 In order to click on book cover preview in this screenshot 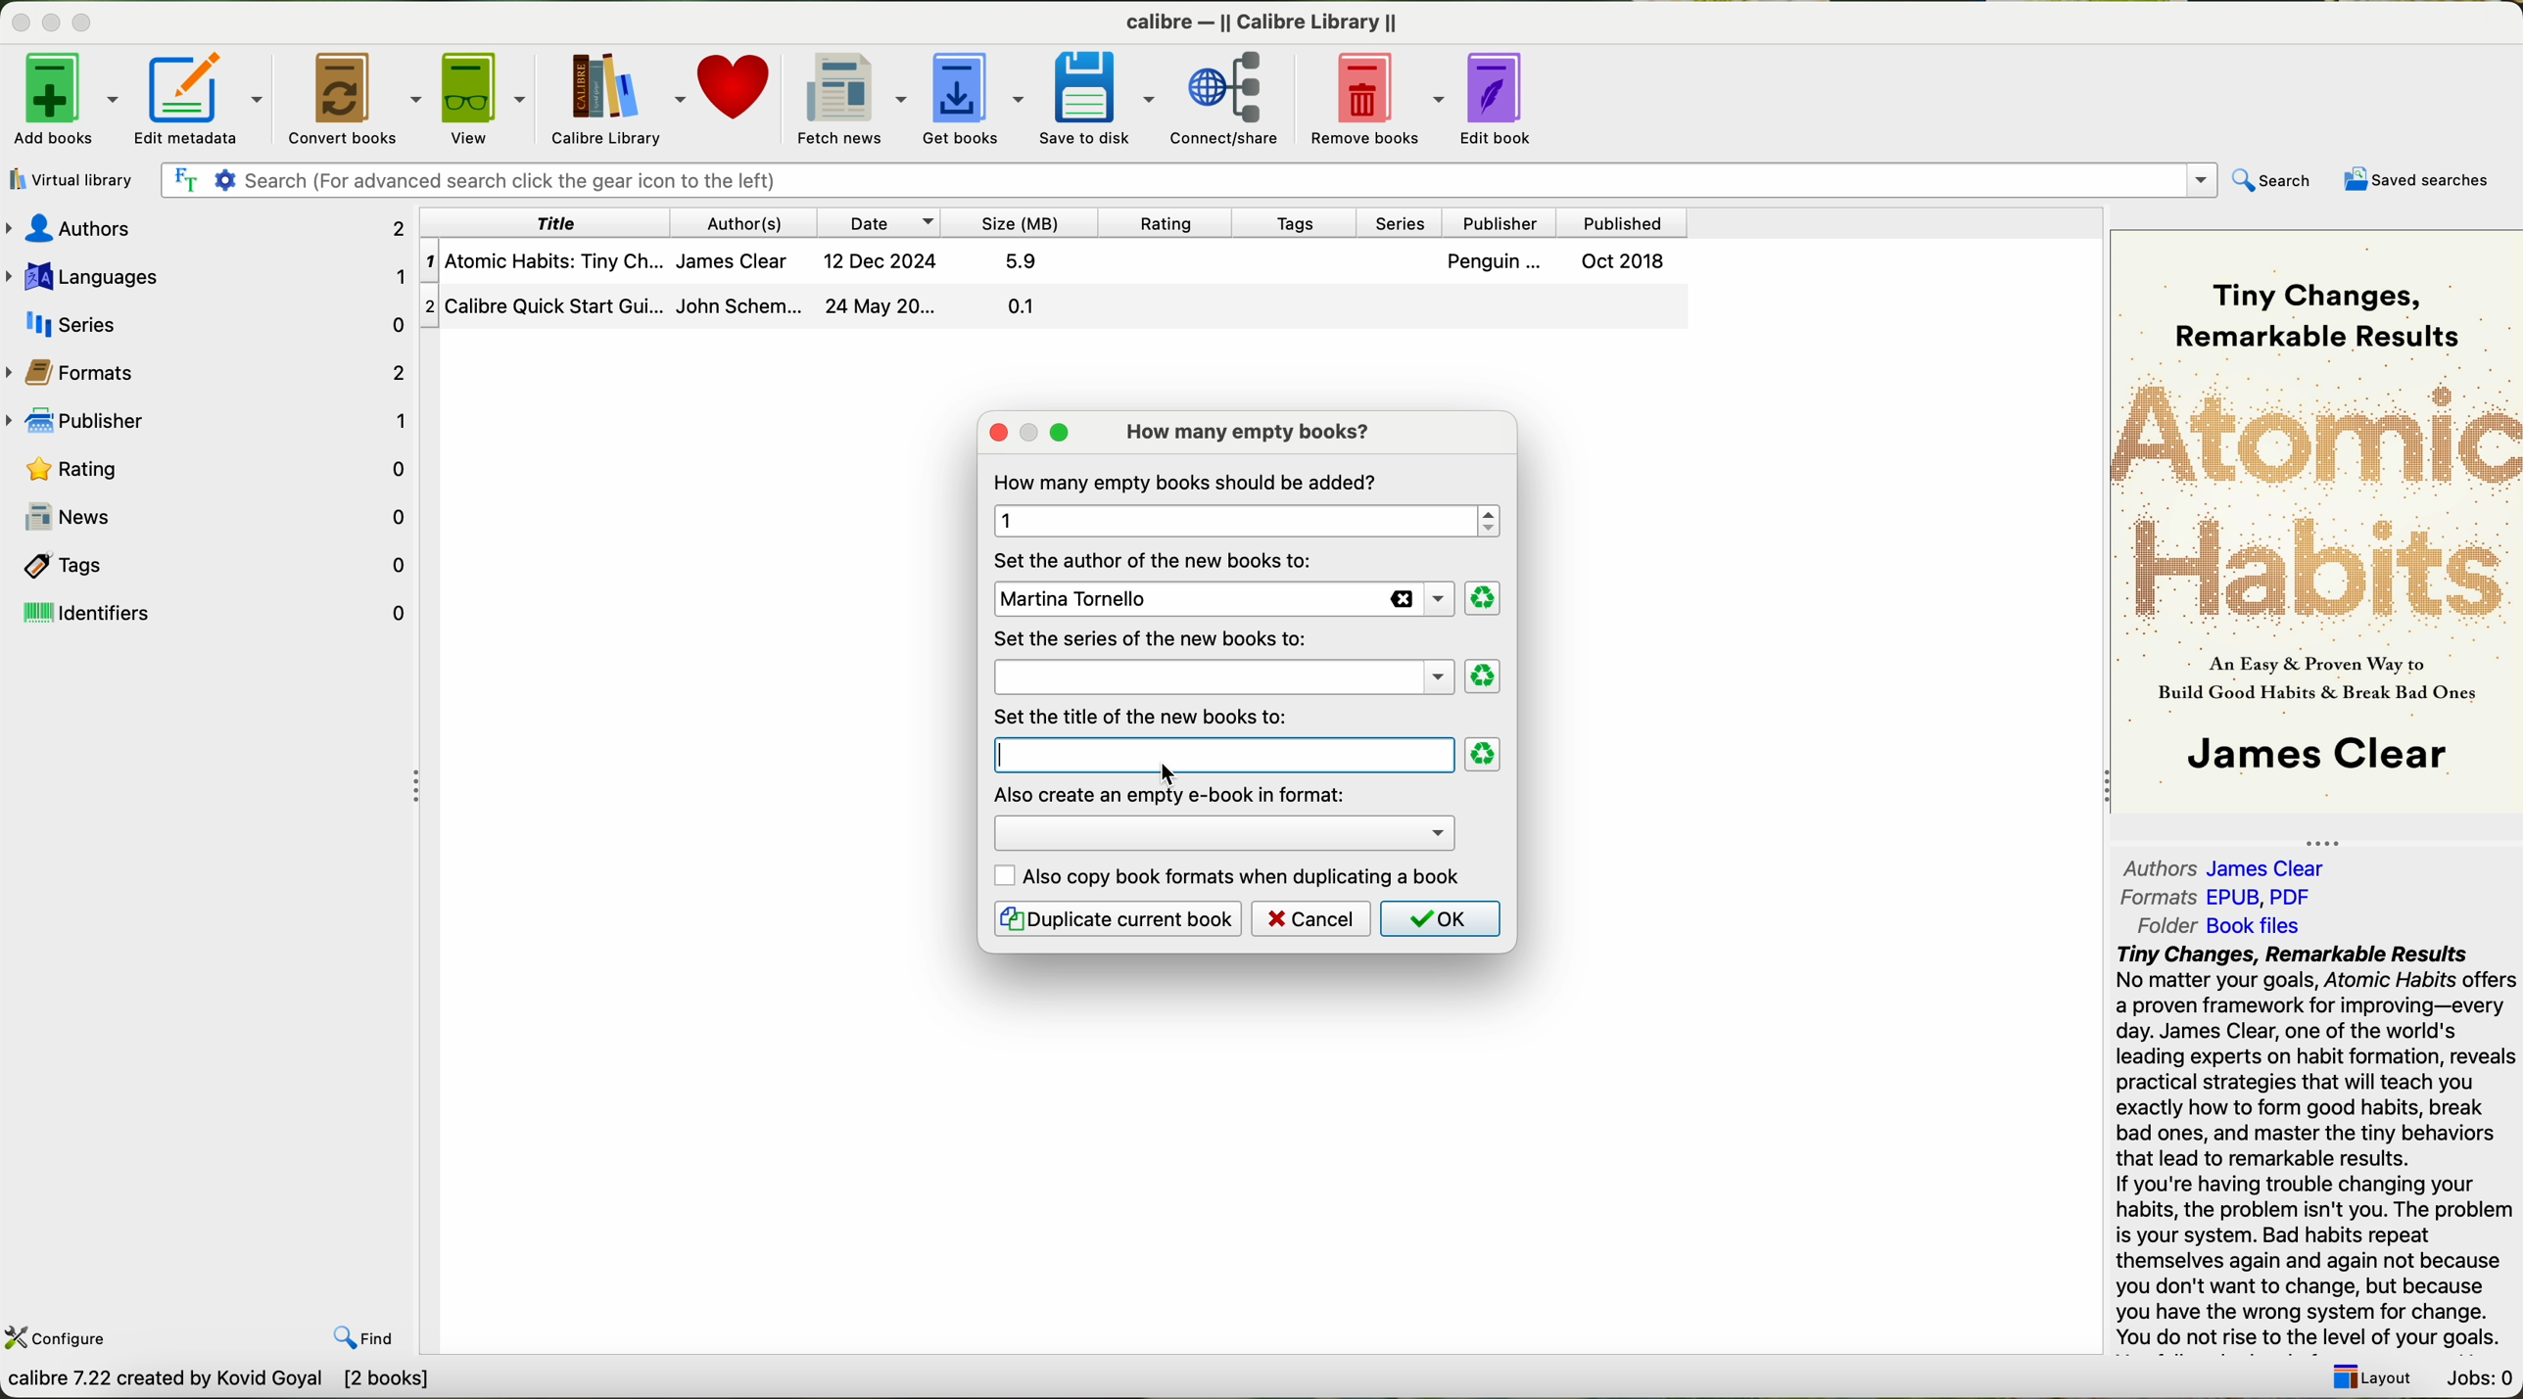, I will do `click(2318, 520)`.